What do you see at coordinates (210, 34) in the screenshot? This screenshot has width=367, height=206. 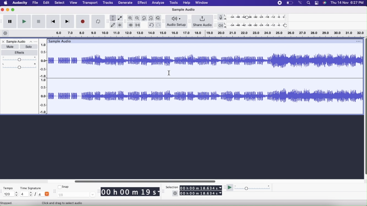 I see `Click and drag to define a looping region` at bounding box center [210, 34].